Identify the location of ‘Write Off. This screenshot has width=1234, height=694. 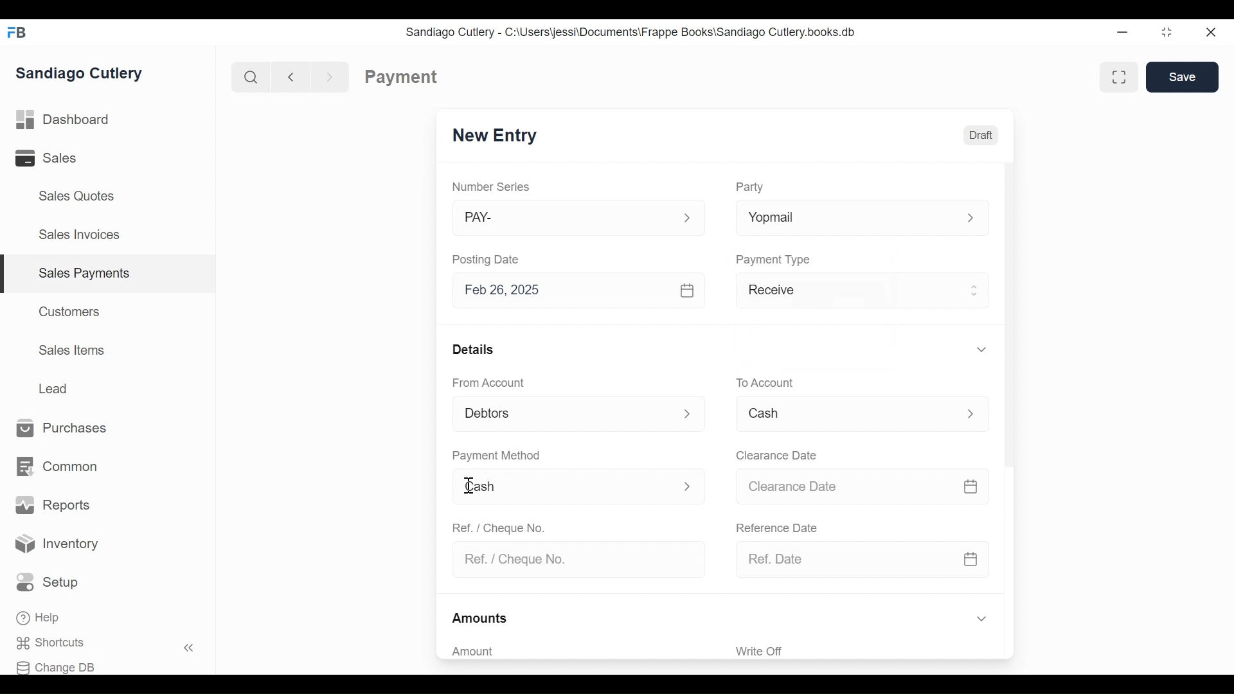
(864, 651).